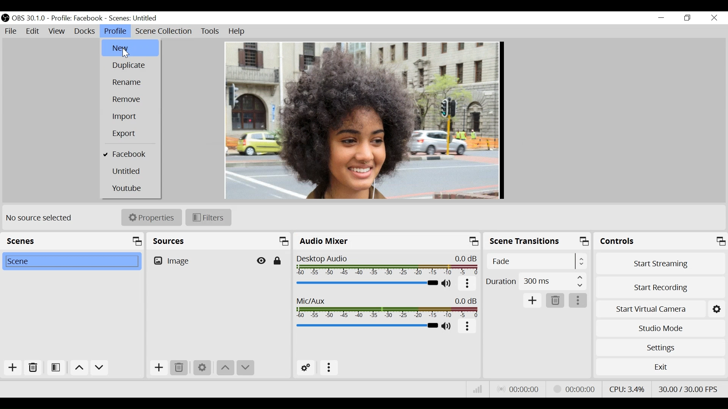  What do you see at coordinates (79, 368) in the screenshot?
I see `move up` at bounding box center [79, 368].